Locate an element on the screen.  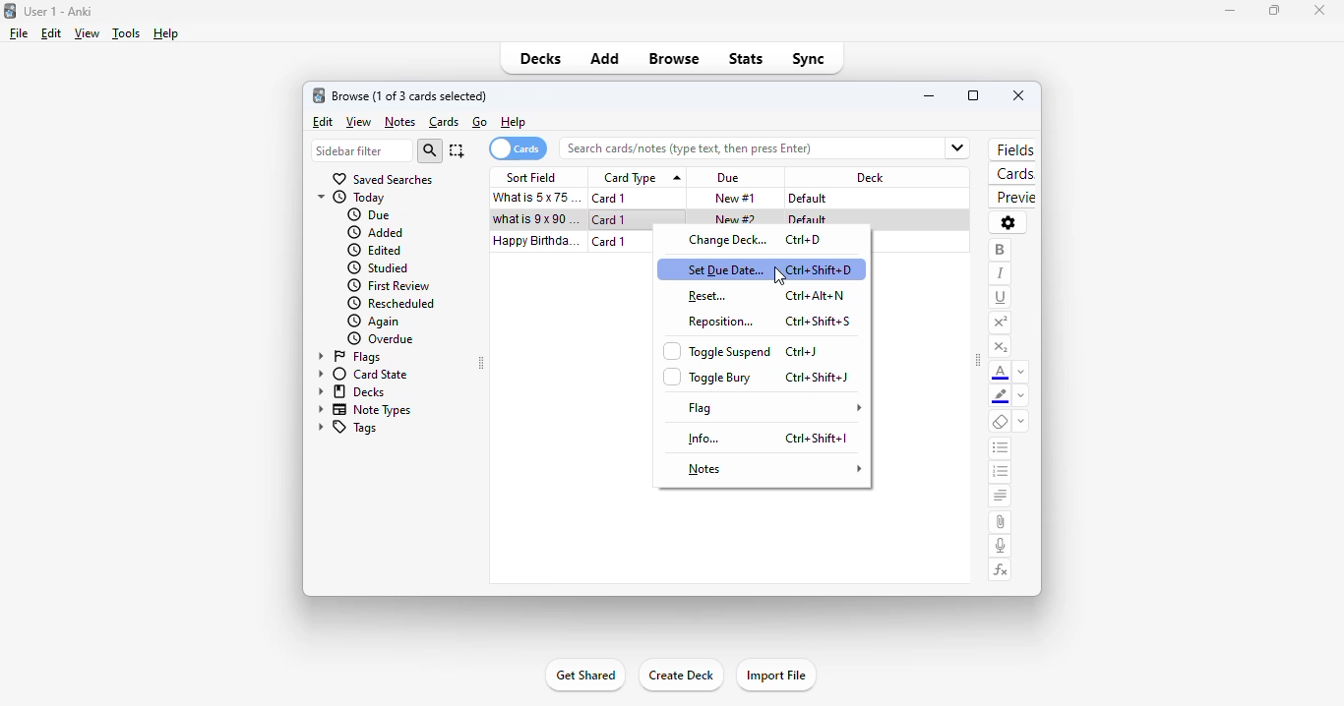
what is 9x90=? is located at coordinates (535, 218).